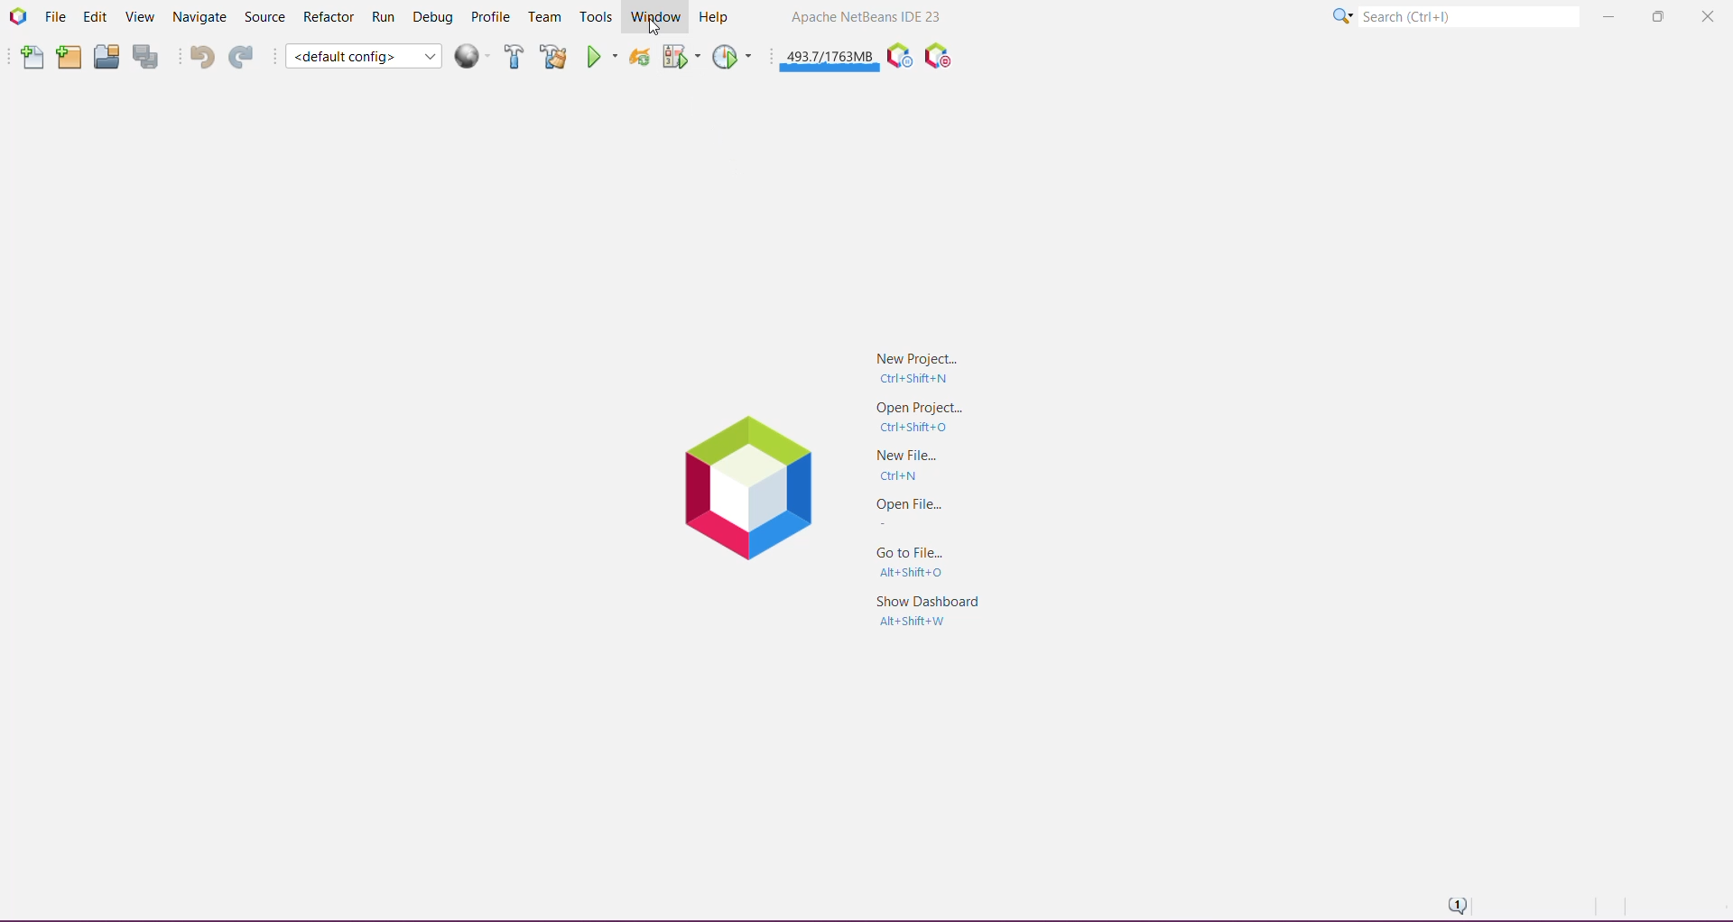 The image size is (1733, 922). What do you see at coordinates (198, 17) in the screenshot?
I see `Navigate` at bounding box center [198, 17].